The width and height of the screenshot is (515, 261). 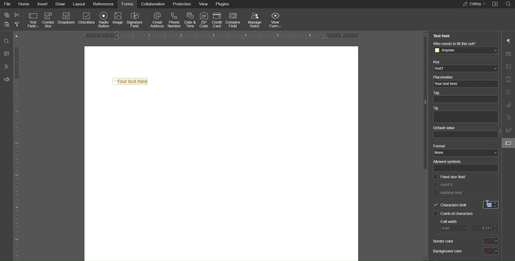 What do you see at coordinates (183, 4) in the screenshot?
I see `Protection` at bounding box center [183, 4].